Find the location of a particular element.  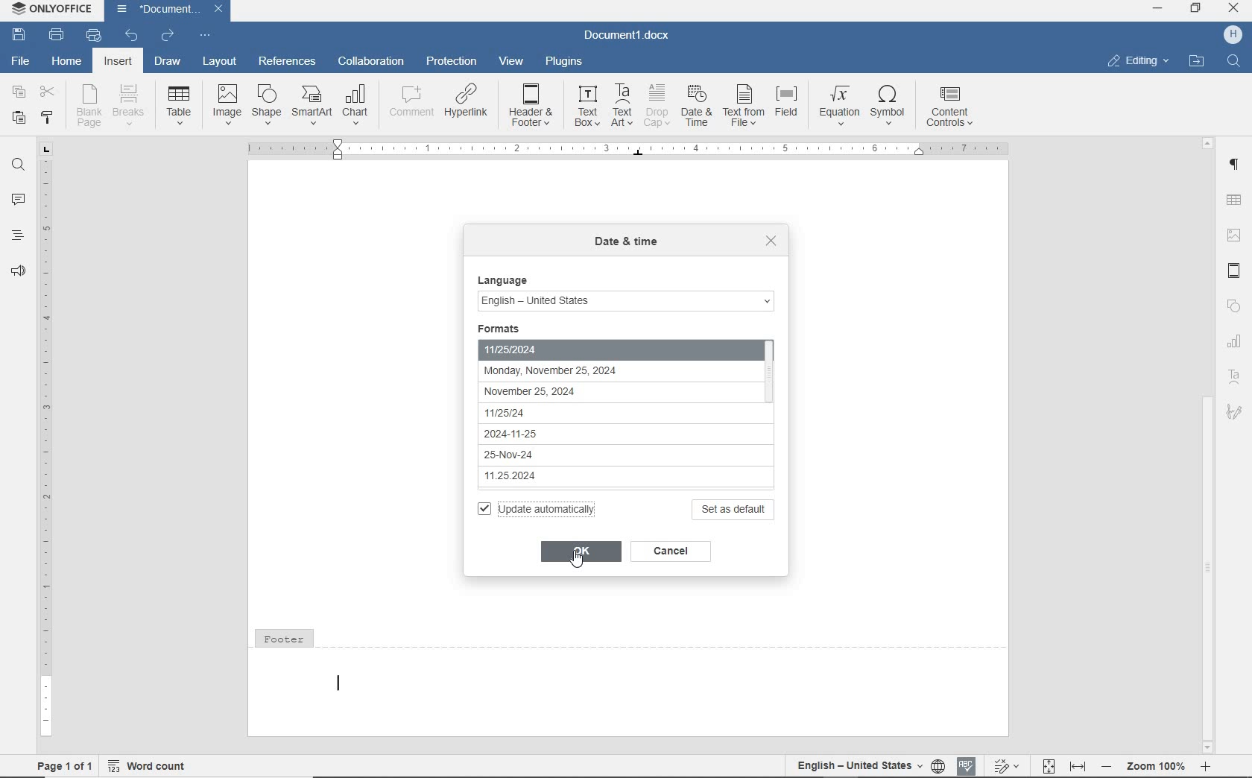

view is located at coordinates (511, 60).